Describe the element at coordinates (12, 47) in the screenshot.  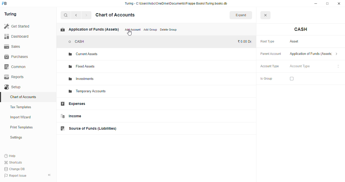
I see `sales` at that location.